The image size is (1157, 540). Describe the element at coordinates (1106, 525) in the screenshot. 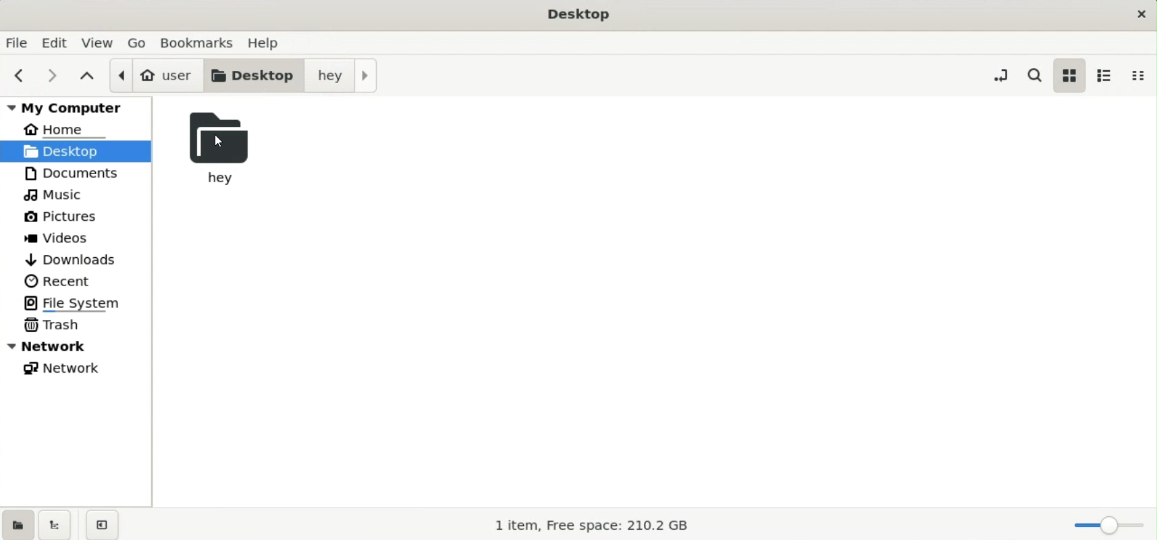

I see `zoom` at that location.